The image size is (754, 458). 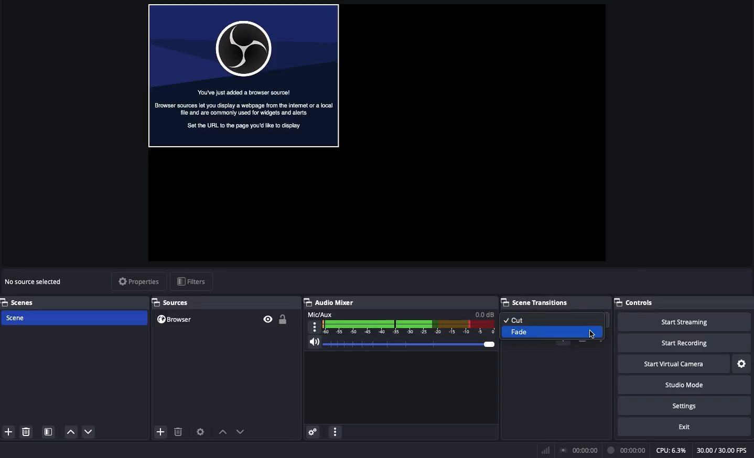 I want to click on filters, so click(x=194, y=282).